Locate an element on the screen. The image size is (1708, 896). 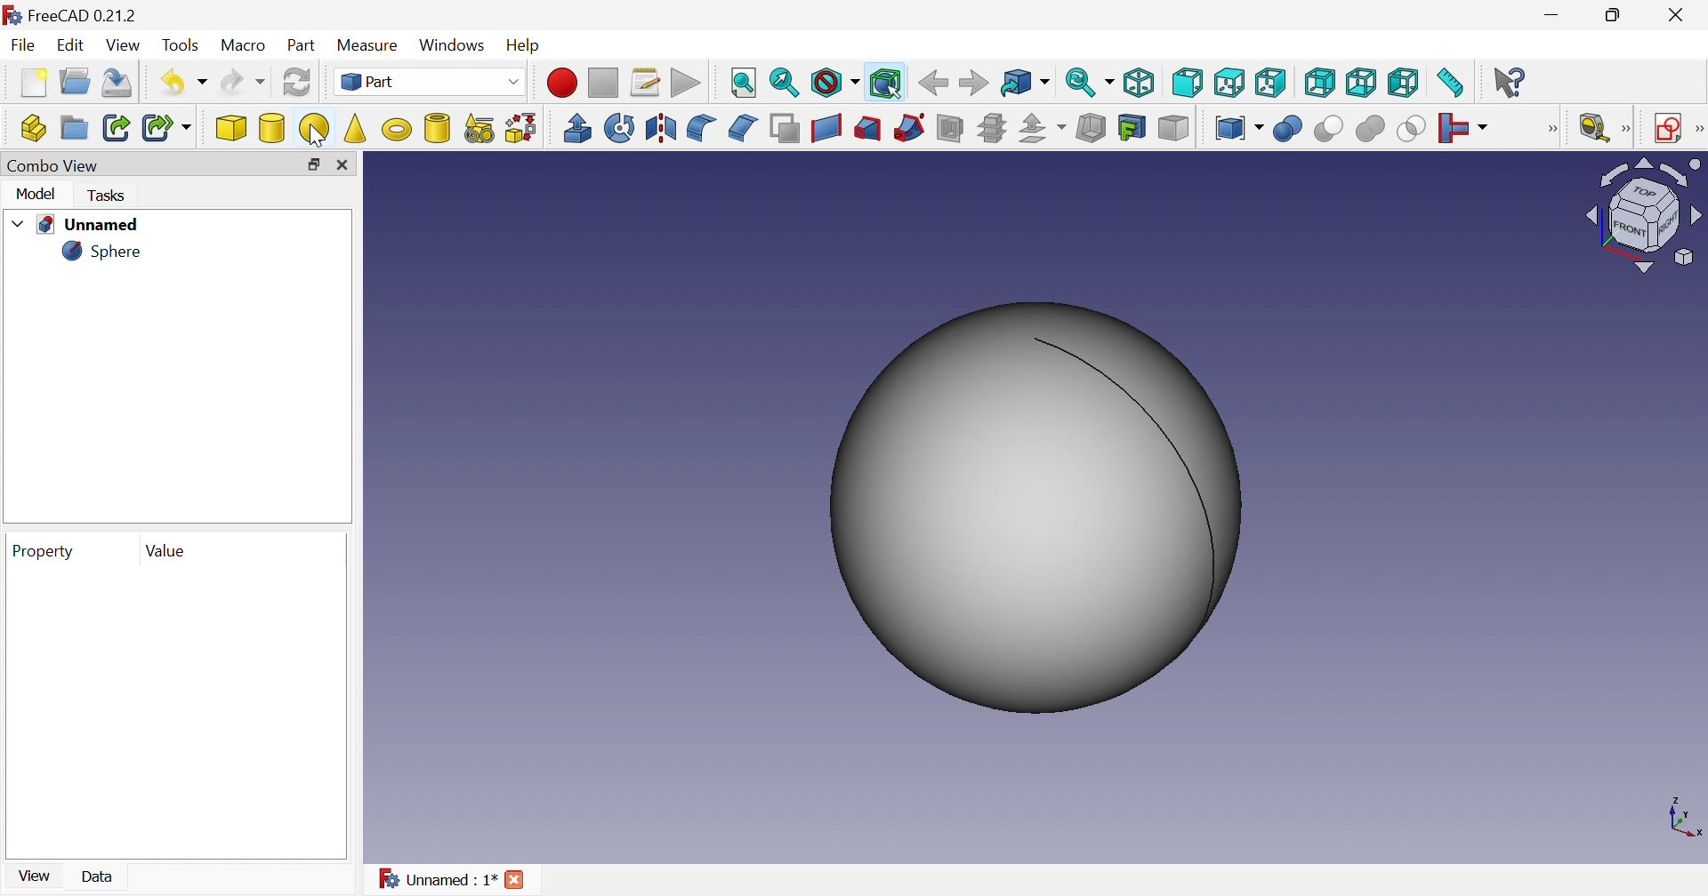
Make sub-link is located at coordinates (167, 128).